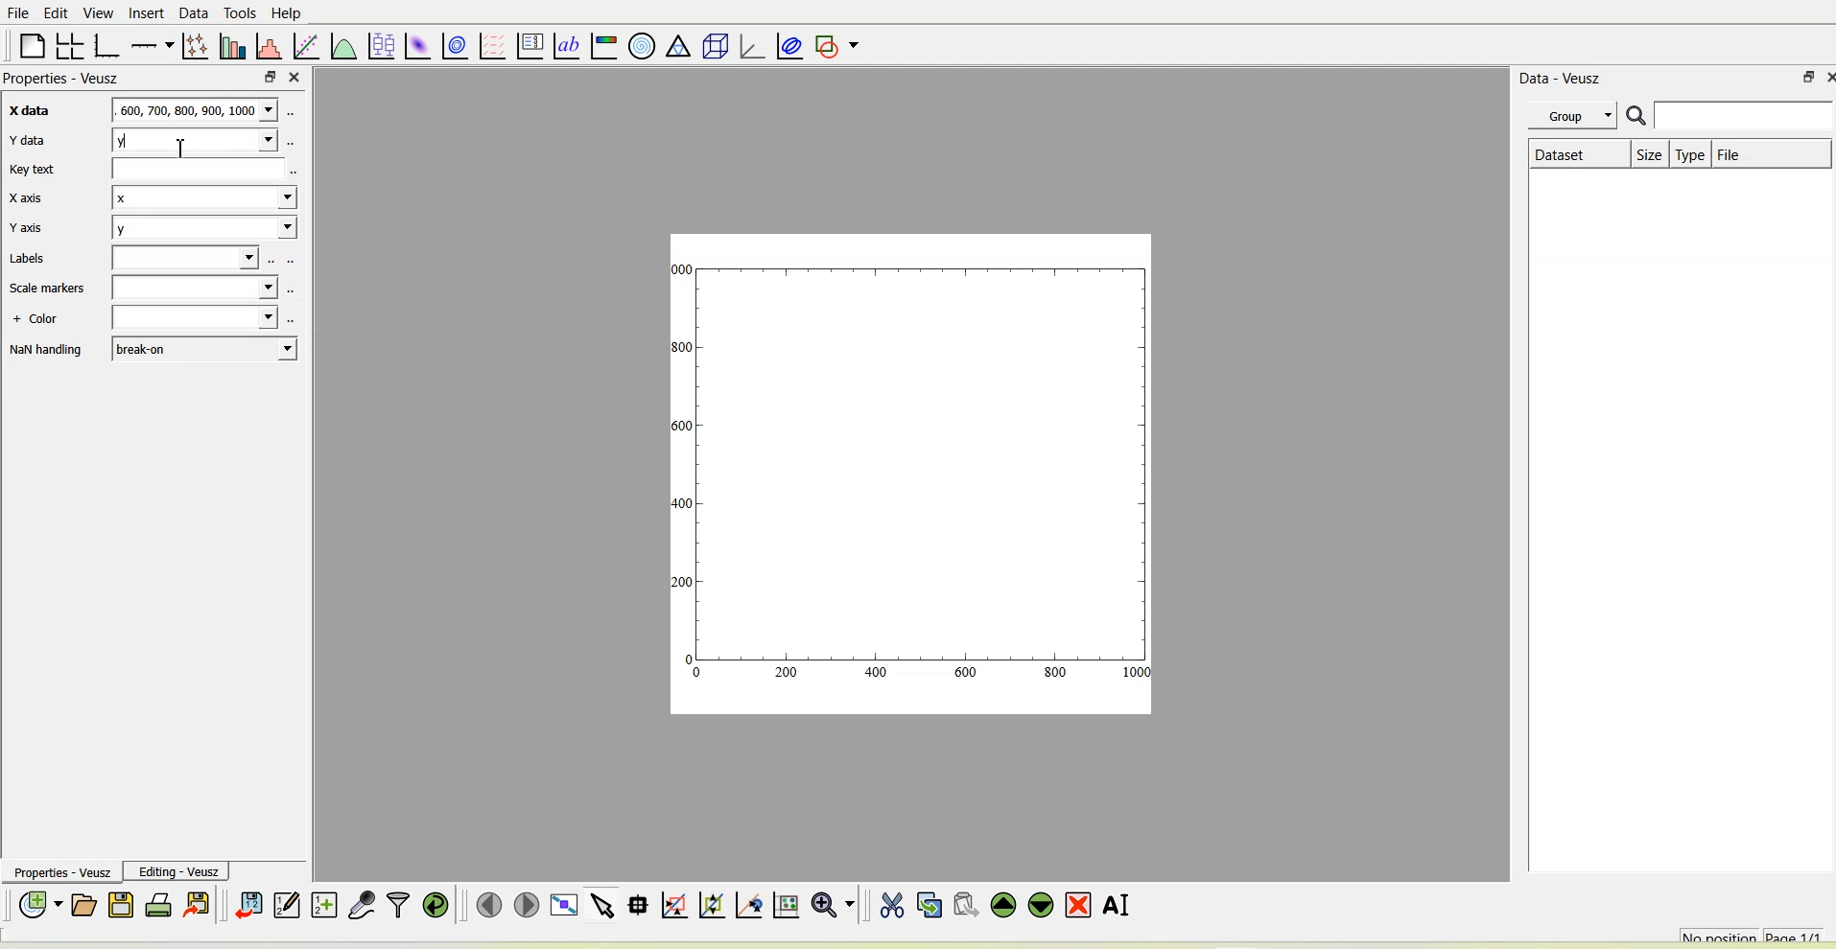 This screenshot has height=949, width=1836. Describe the element at coordinates (186, 257) in the screenshot. I see `Blank` at that location.